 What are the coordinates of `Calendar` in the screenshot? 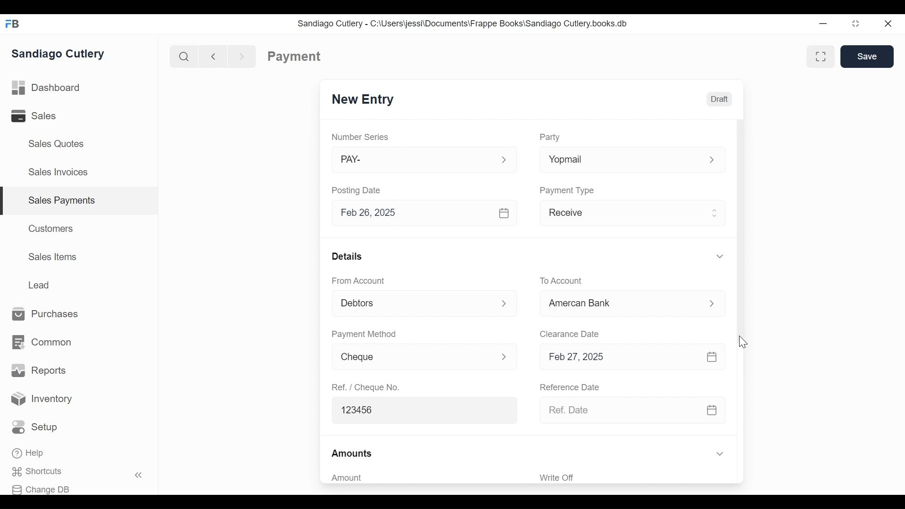 It's located at (713, 357).